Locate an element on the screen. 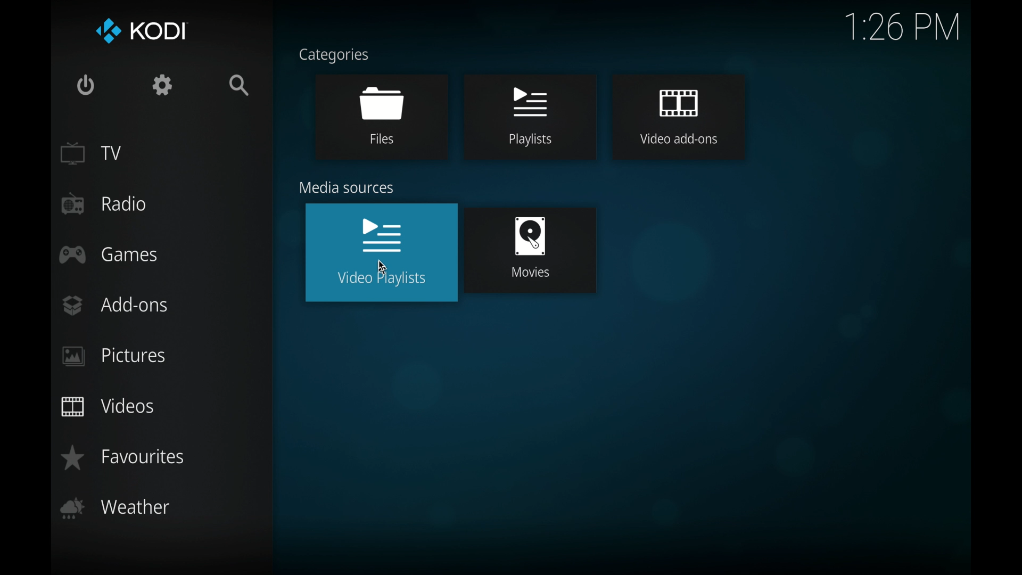 This screenshot has width=1022, height=575. games is located at coordinates (111, 254).